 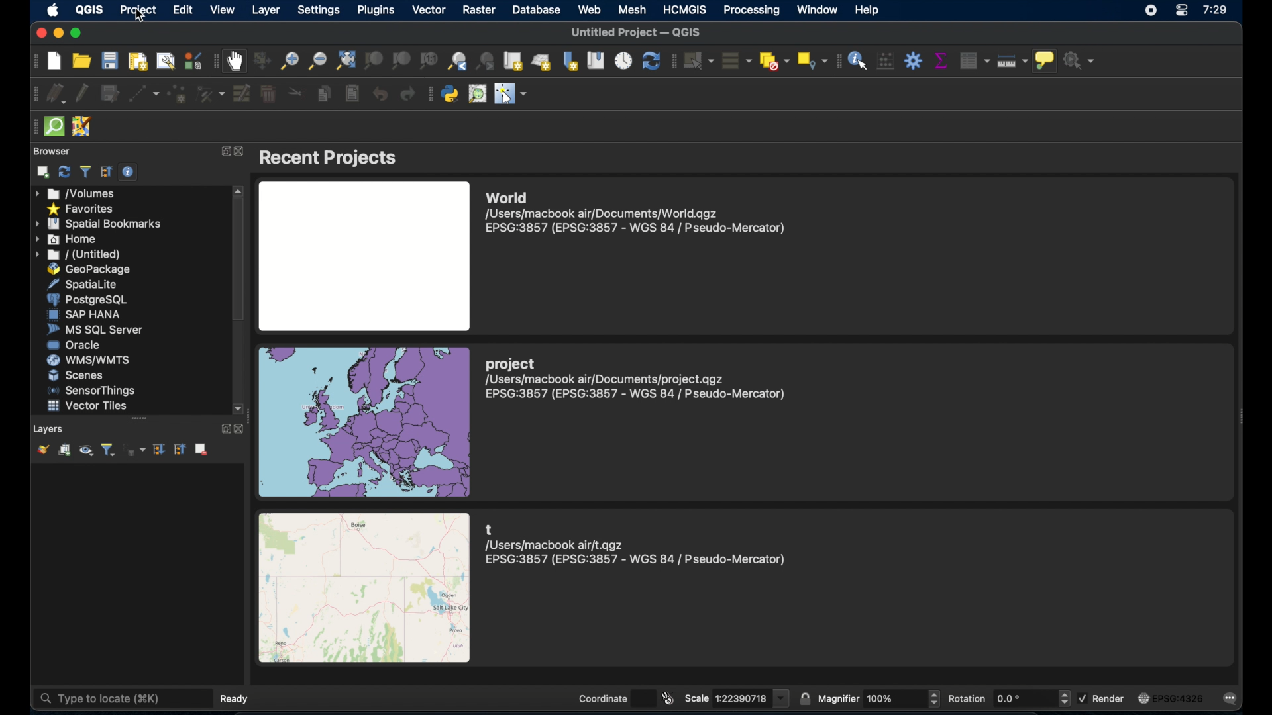 I want to click on oracle, so click(x=74, y=346).